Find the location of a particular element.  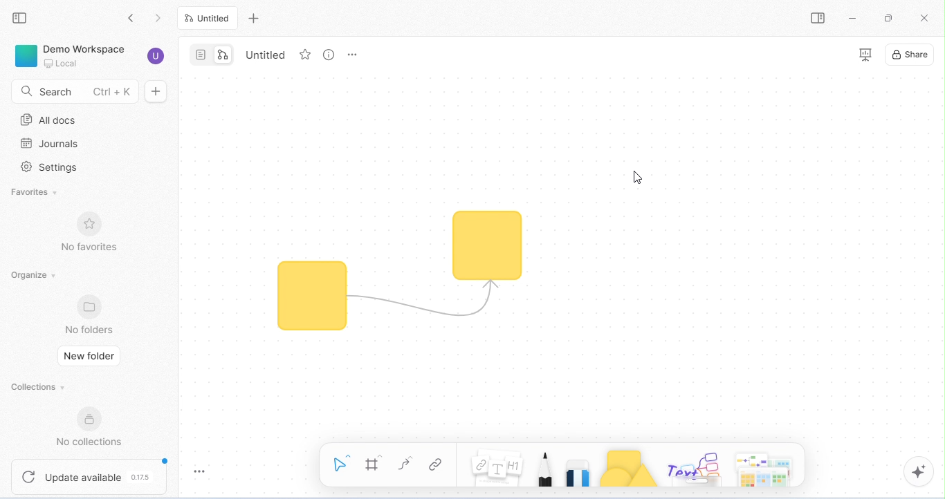

no folders is located at coordinates (91, 314).